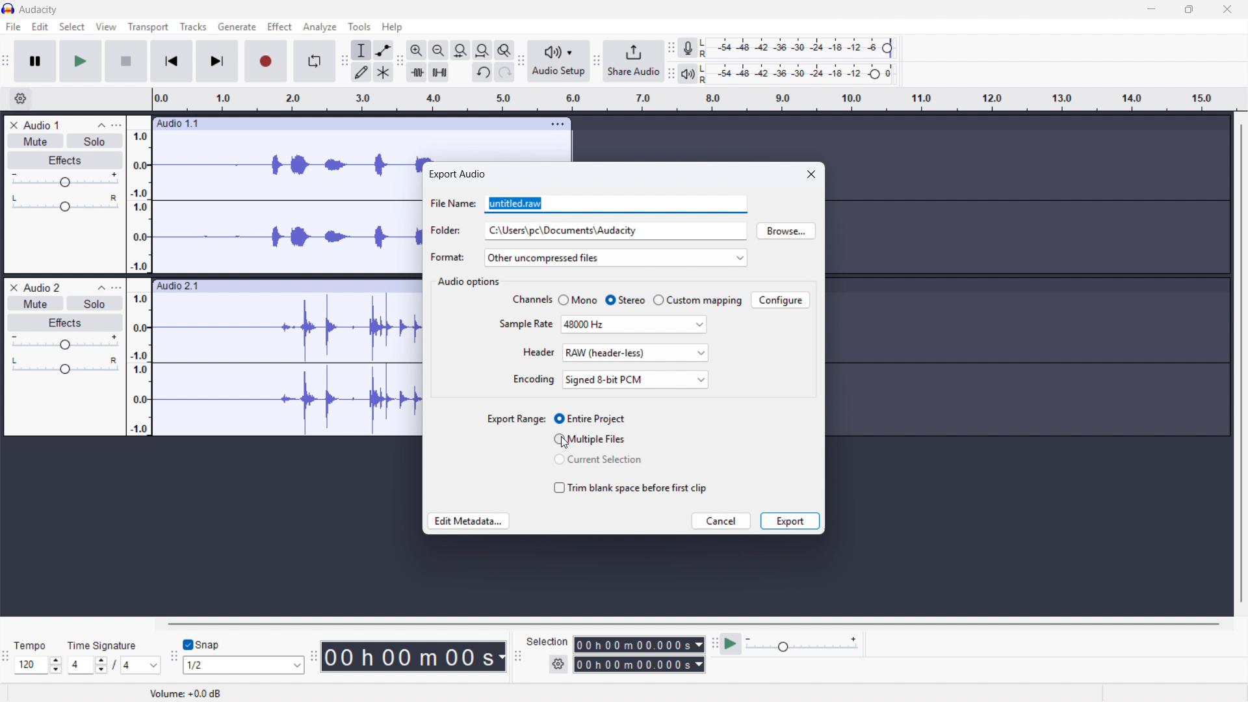 The height and width of the screenshot is (702, 1248). Describe the element at coordinates (14, 287) in the screenshot. I see `Remove track ` at that location.